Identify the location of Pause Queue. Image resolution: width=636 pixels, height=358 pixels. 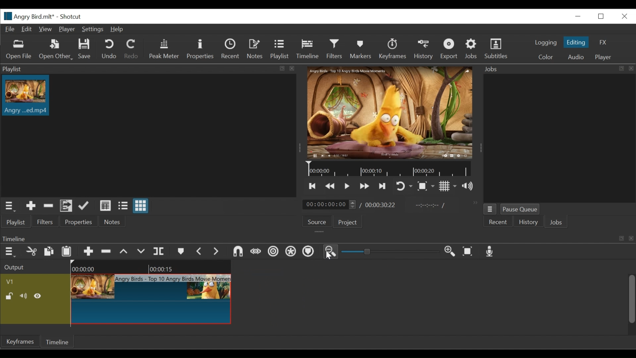
(520, 209).